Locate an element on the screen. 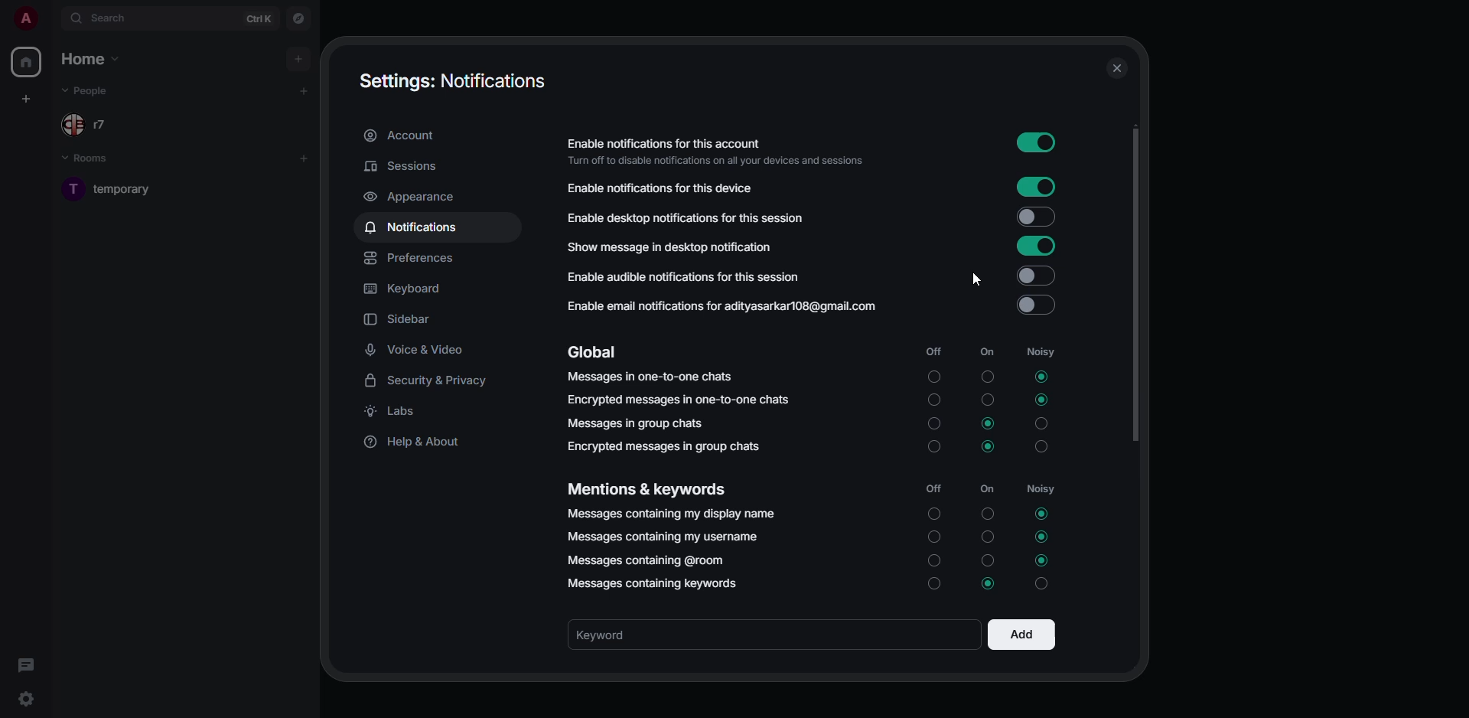  add is located at coordinates (304, 157).